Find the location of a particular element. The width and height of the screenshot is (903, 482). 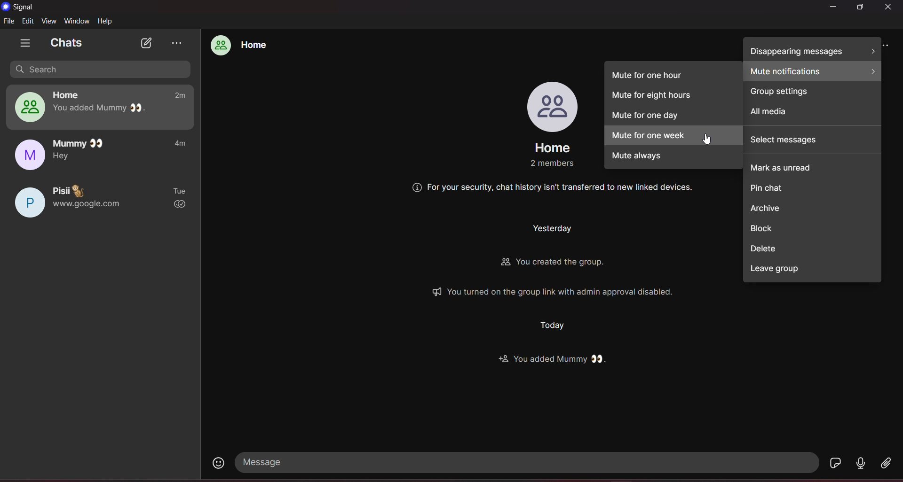

minimize is located at coordinates (833, 8).